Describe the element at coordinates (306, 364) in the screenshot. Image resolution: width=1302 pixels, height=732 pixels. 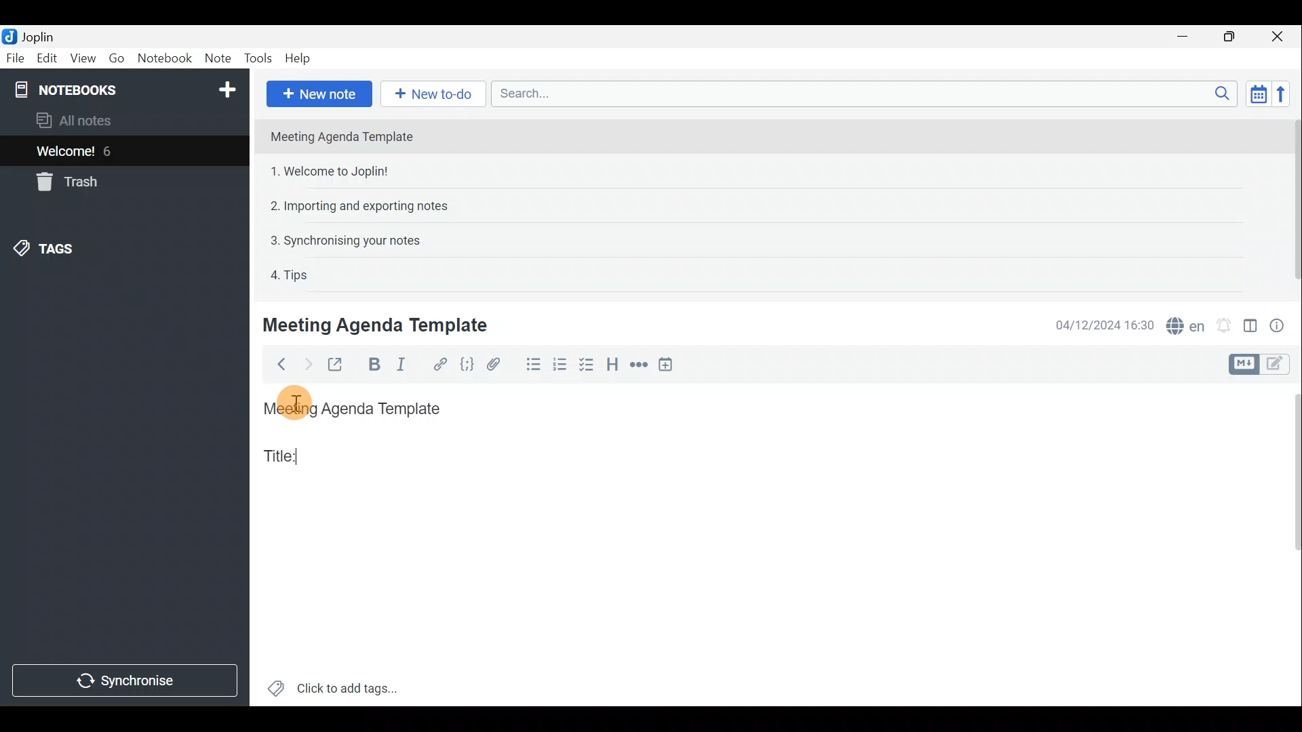
I see `Forward` at that location.